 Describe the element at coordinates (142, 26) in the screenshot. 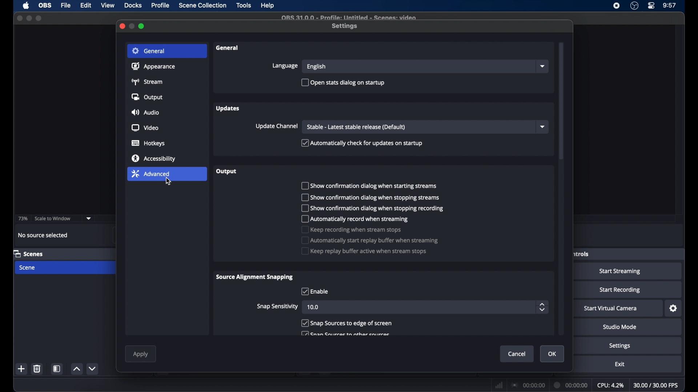

I see `maximize` at that location.